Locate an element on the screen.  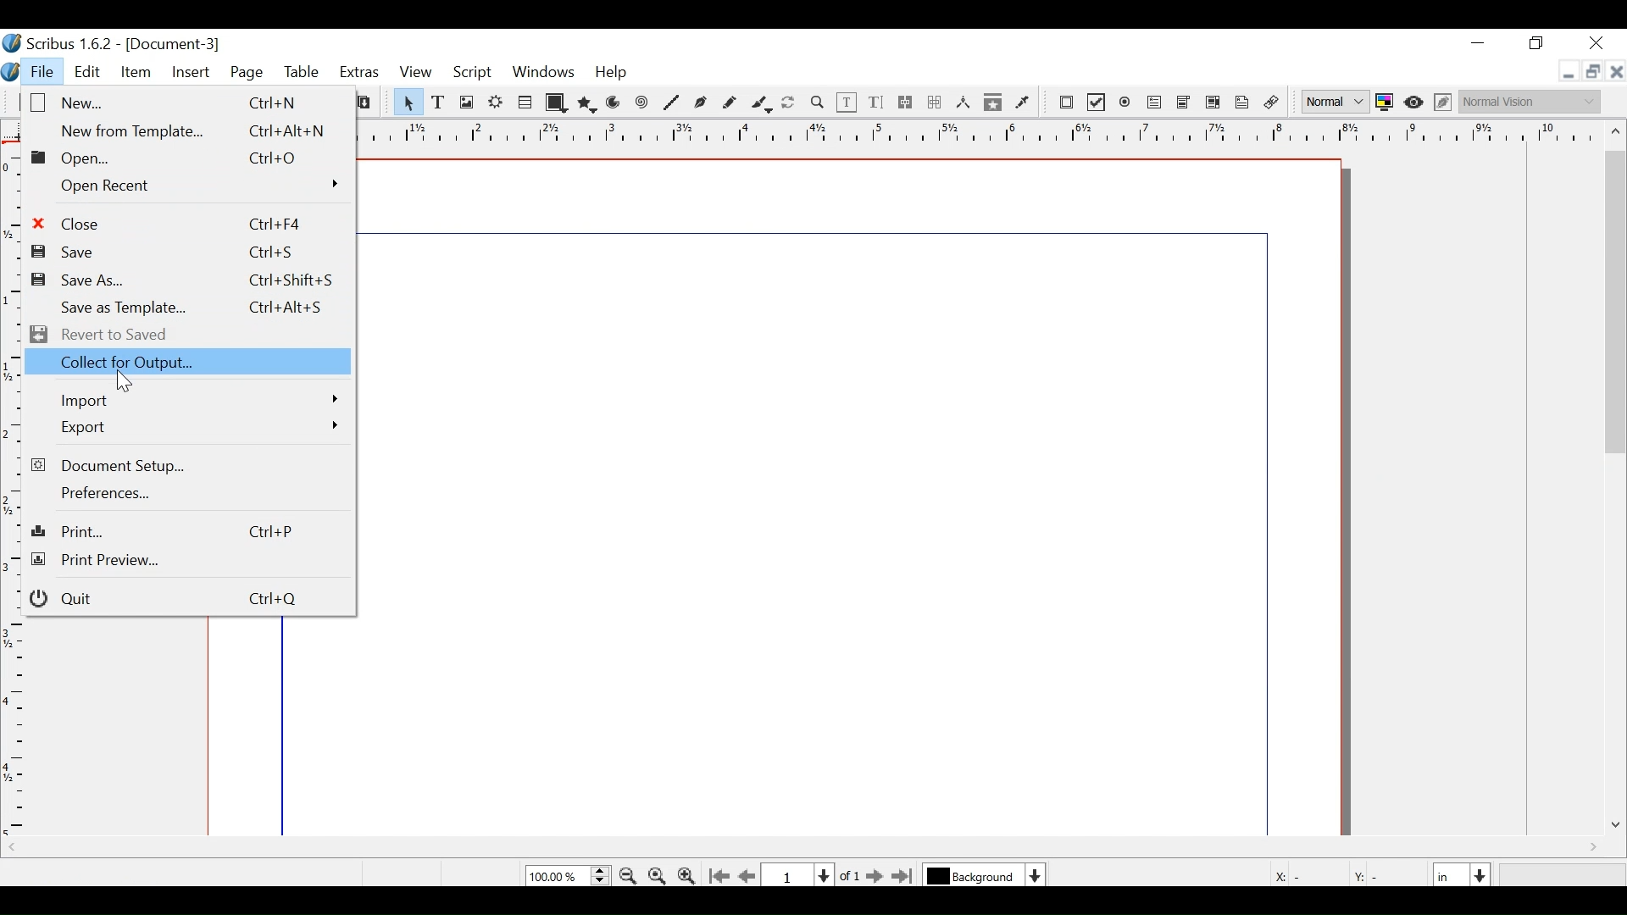
link Text frames is located at coordinates (907, 103).